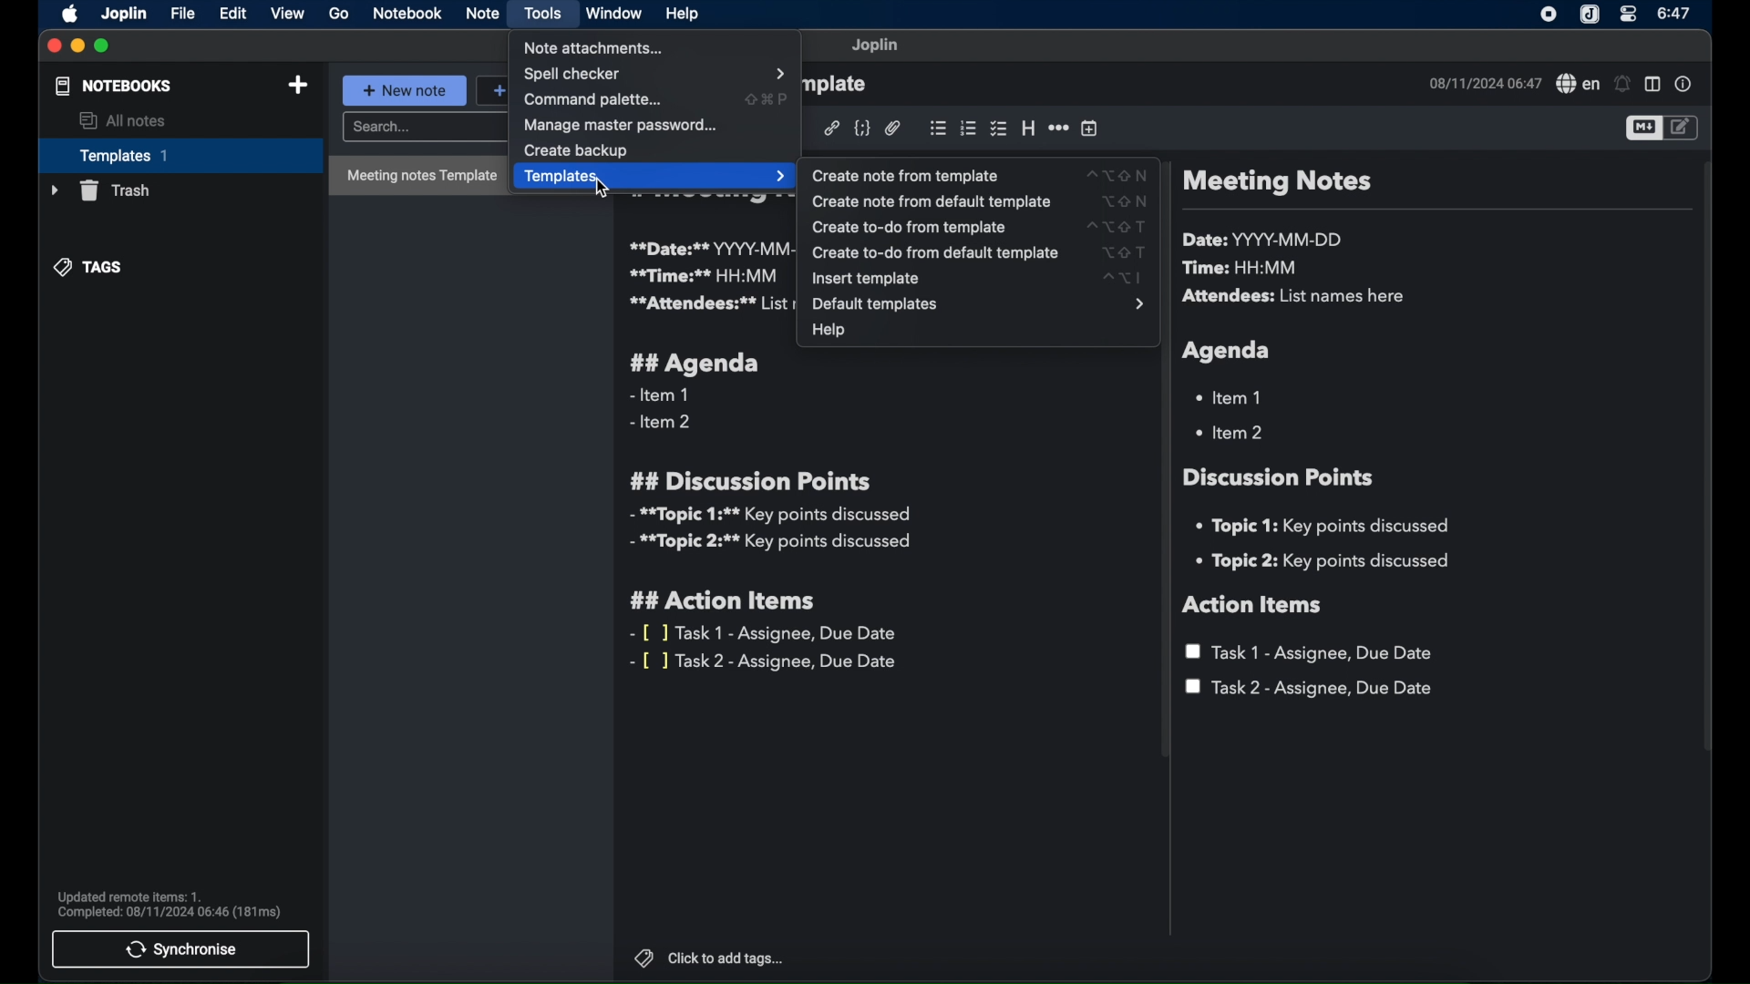 This screenshot has width=1750, height=984. What do you see at coordinates (1265, 240) in the screenshot?
I see `date: YYYY-MM-DD` at bounding box center [1265, 240].